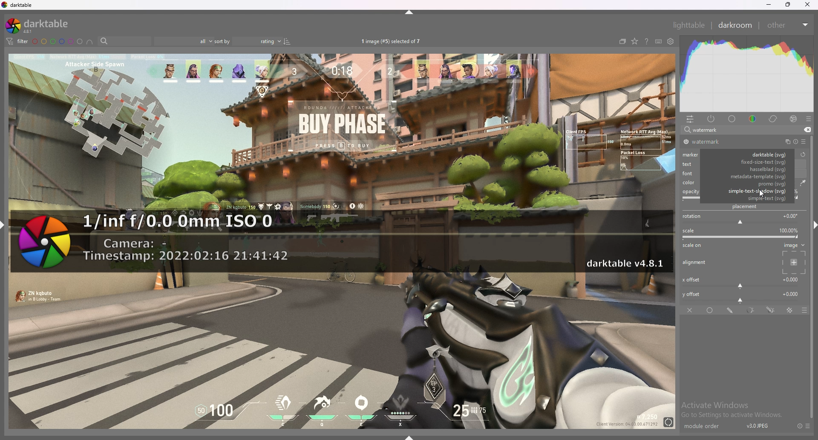  I want to click on quick access panel, so click(690, 119).